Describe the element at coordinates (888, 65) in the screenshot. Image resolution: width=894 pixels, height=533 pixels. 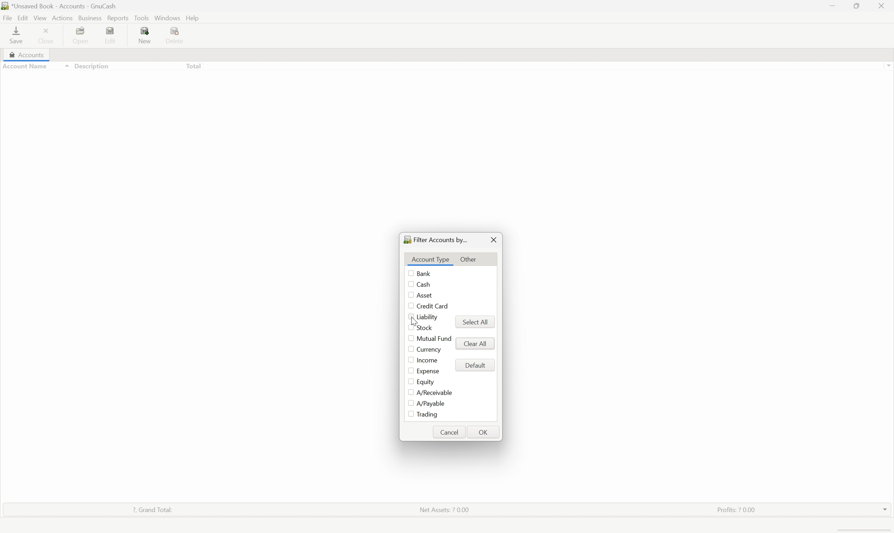
I see `Scroll up` at that location.